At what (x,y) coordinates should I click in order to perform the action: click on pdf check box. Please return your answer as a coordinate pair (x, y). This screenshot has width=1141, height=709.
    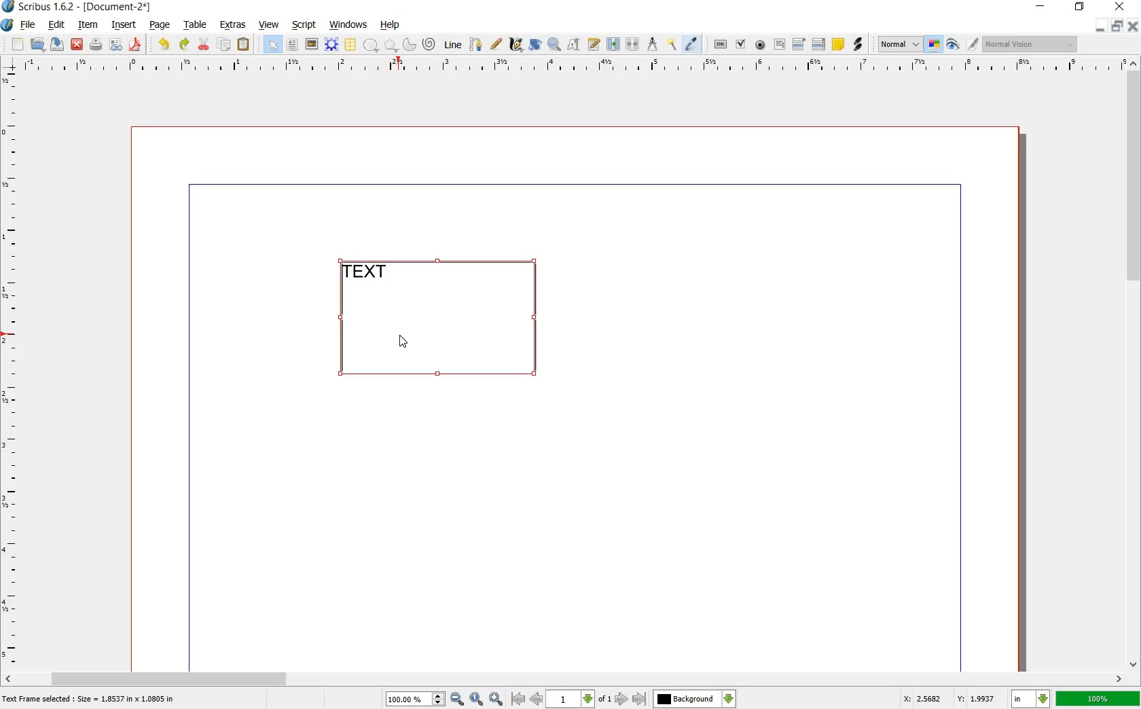
    Looking at the image, I should click on (740, 44).